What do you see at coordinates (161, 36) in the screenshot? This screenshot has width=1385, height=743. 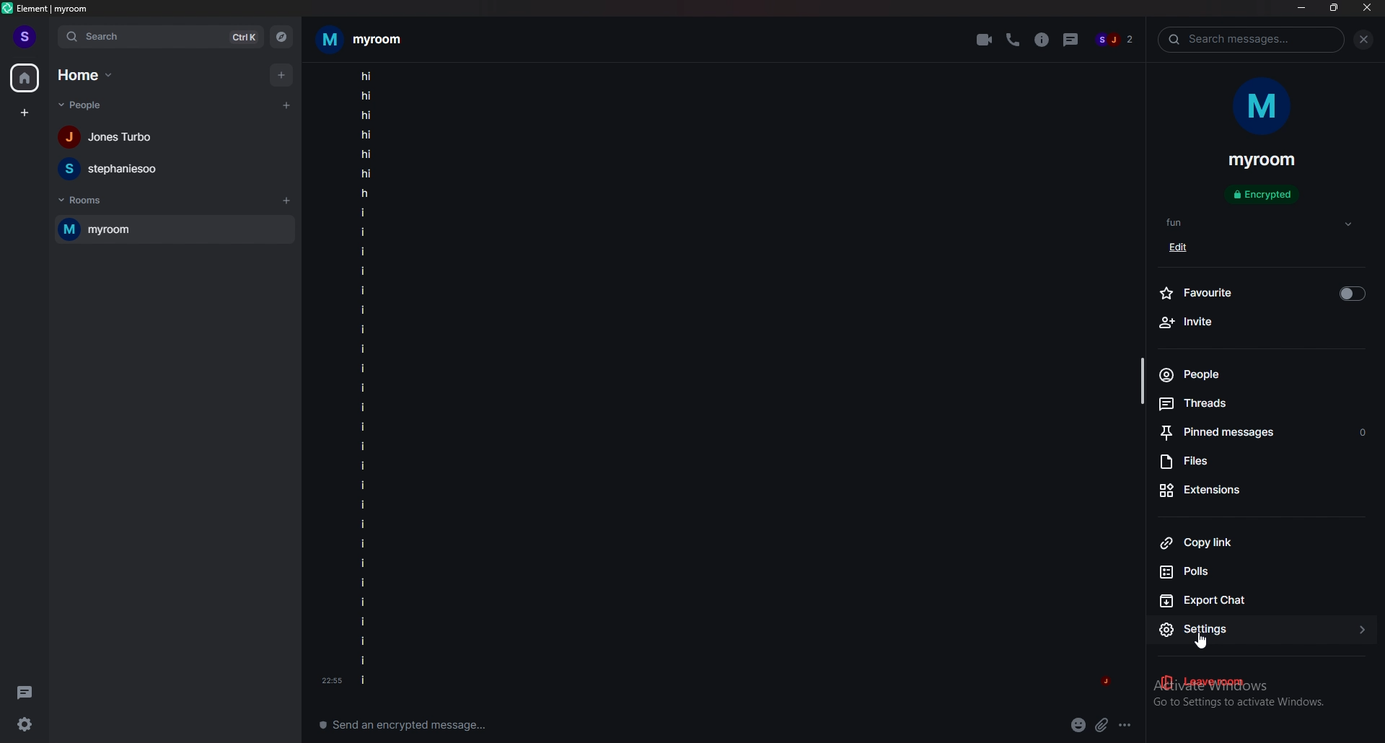 I see `search bar` at bounding box center [161, 36].